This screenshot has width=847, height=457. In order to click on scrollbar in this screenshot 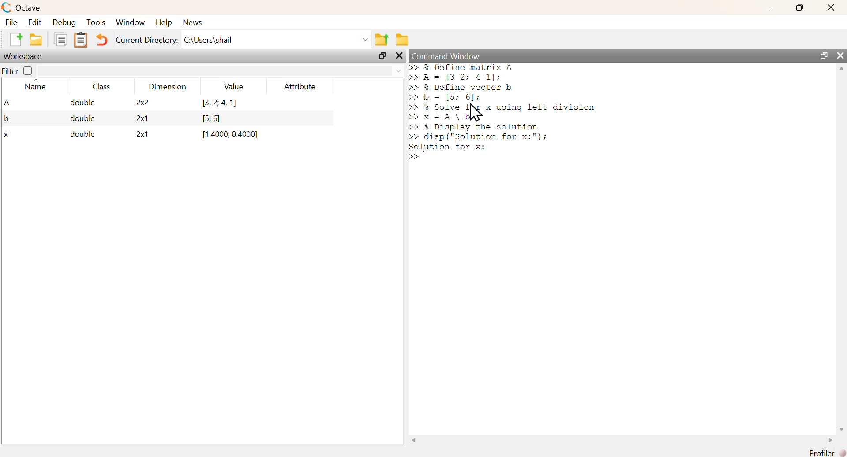, I will do `click(622, 441)`.